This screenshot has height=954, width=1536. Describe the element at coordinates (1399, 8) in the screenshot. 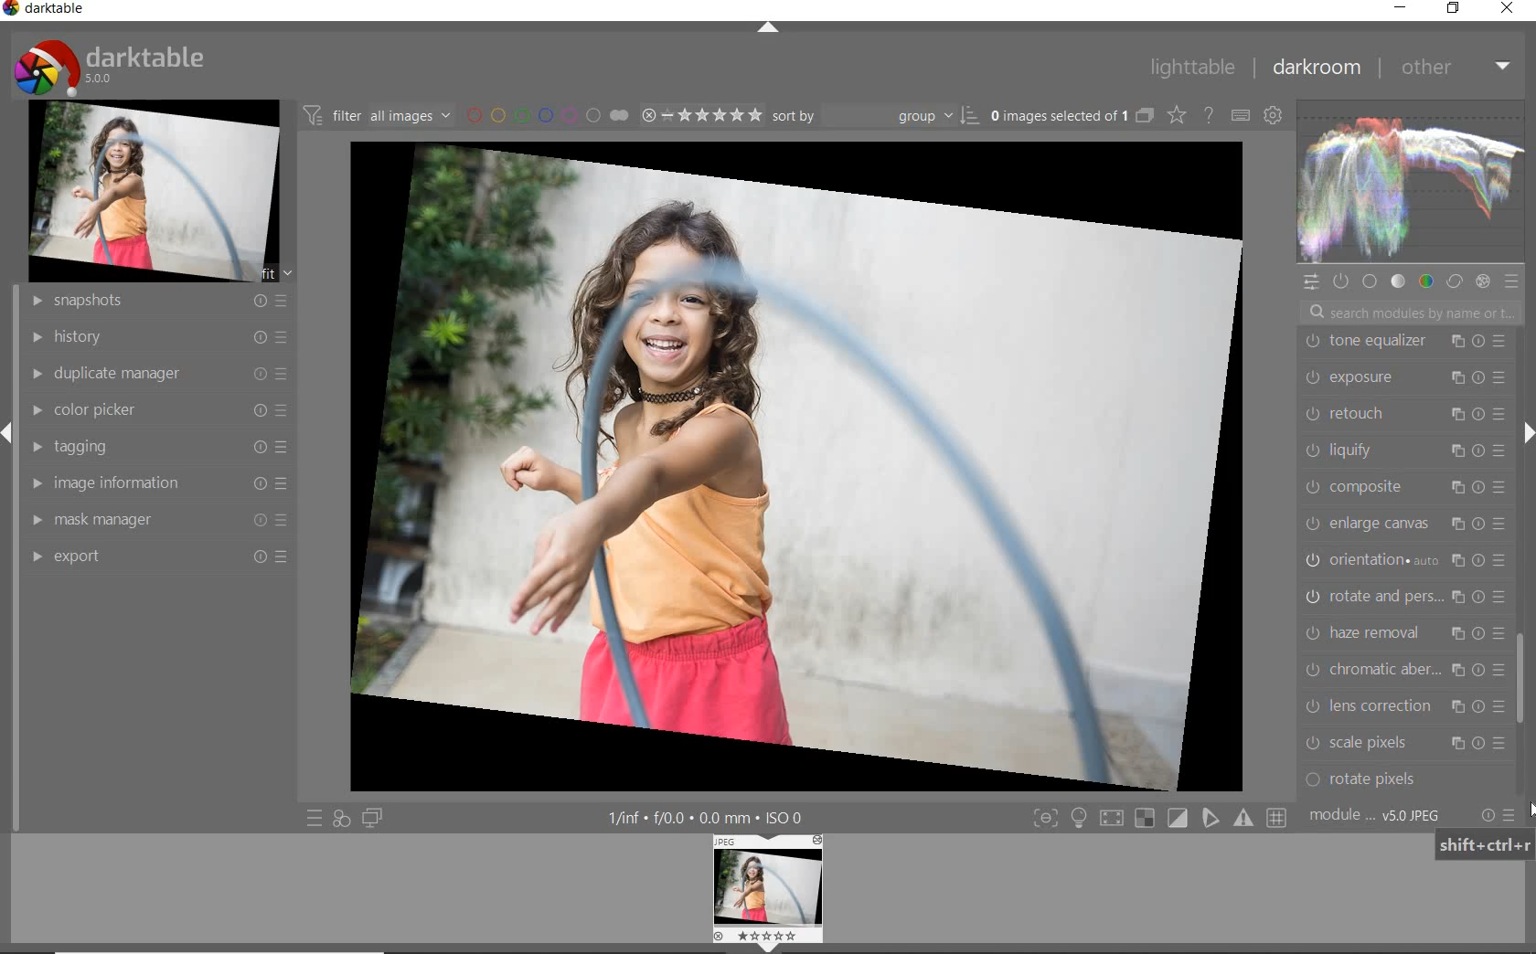

I see `minimize` at that location.